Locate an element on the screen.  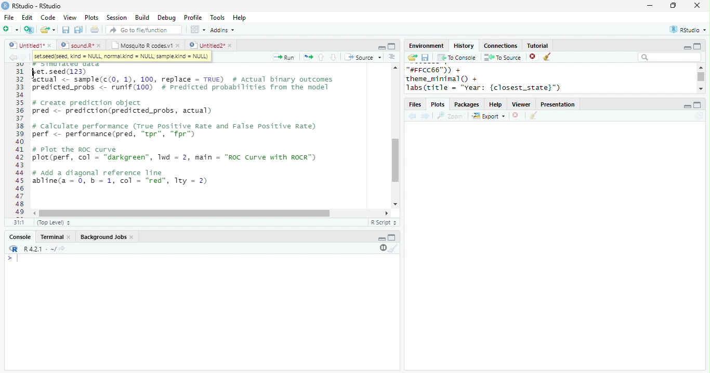
History is located at coordinates (464, 46).